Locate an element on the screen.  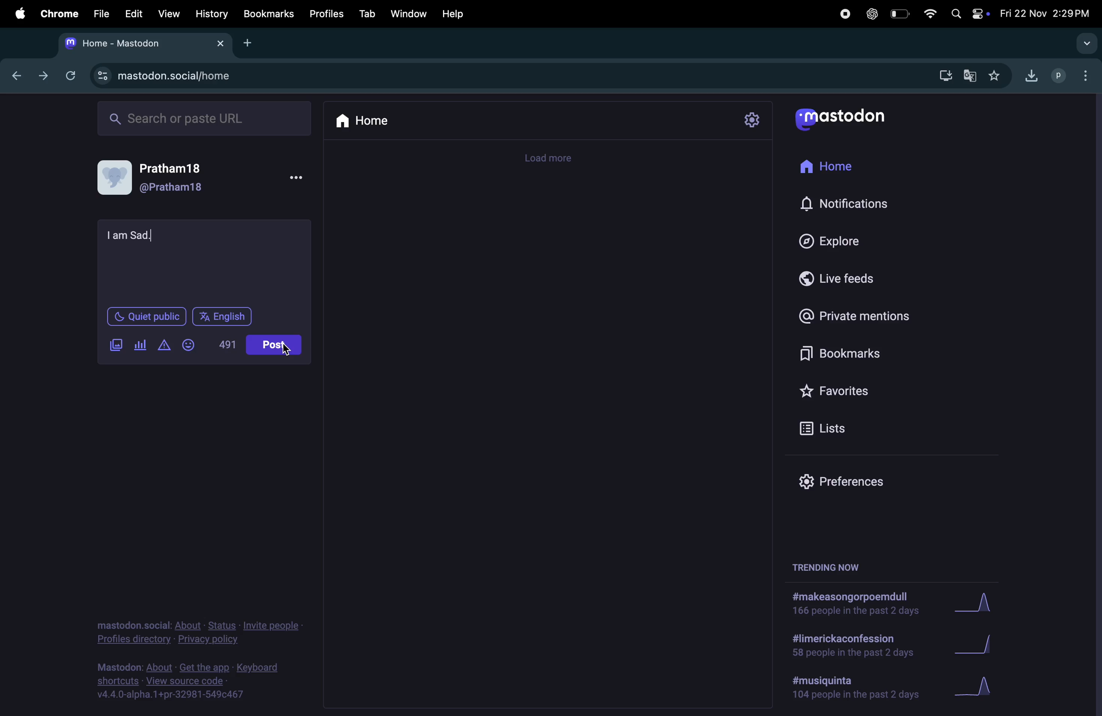
cursor is located at coordinates (285, 349).